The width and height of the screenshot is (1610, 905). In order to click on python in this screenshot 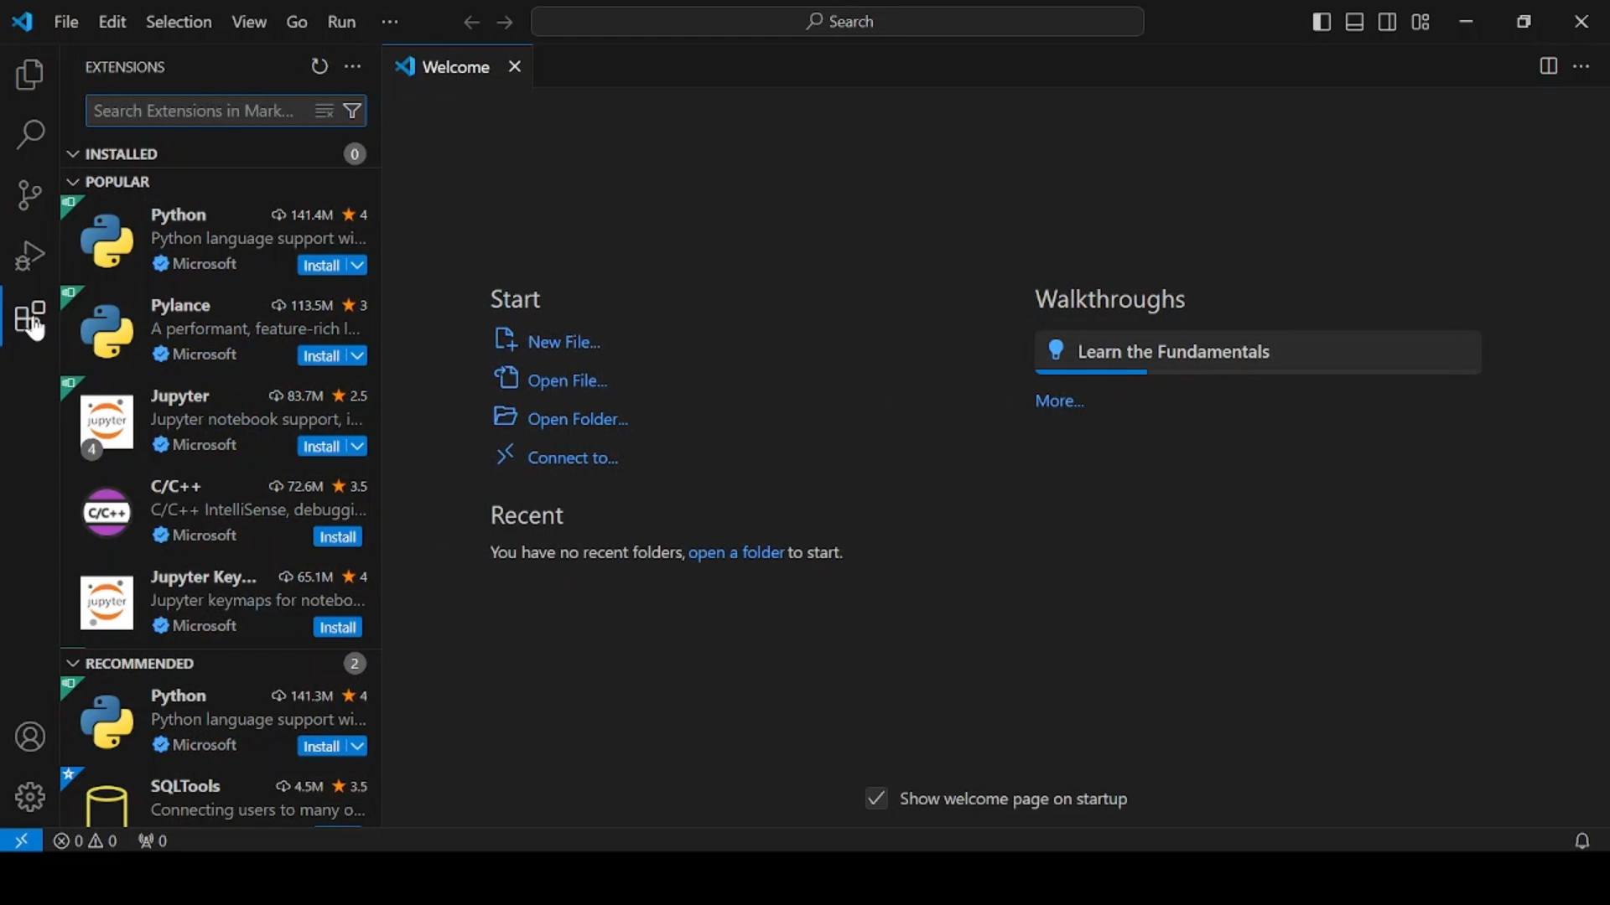, I will do `click(221, 236)`.